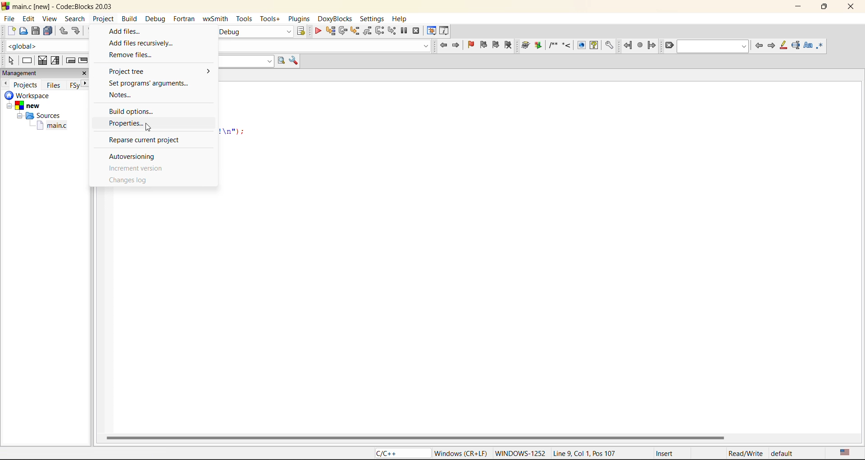 The height and width of the screenshot is (460, 865). What do you see at coordinates (402, 18) in the screenshot?
I see `help` at bounding box center [402, 18].